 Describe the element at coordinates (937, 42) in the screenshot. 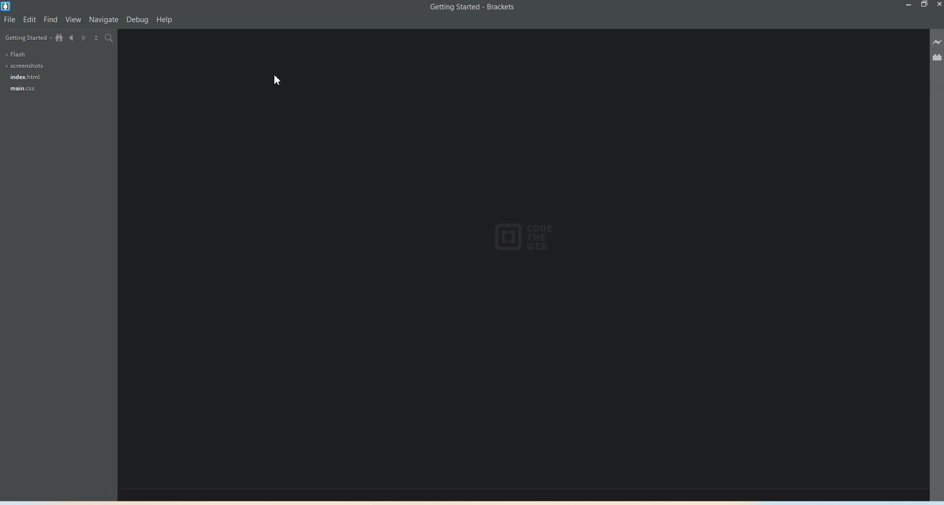

I see `Live Preview` at that location.